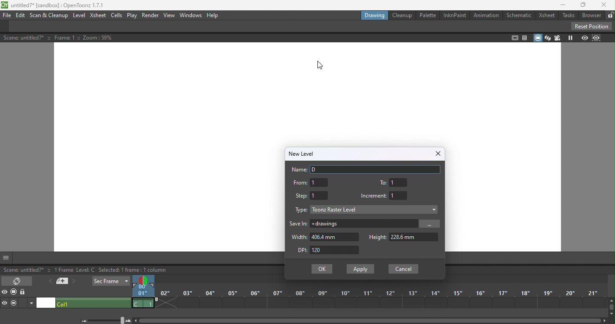 This screenshot has width=615, height=324. What do you see at coordinates (83, 320) in the screenshot?
I see `Zoom out` at bounding box center [83, 320].